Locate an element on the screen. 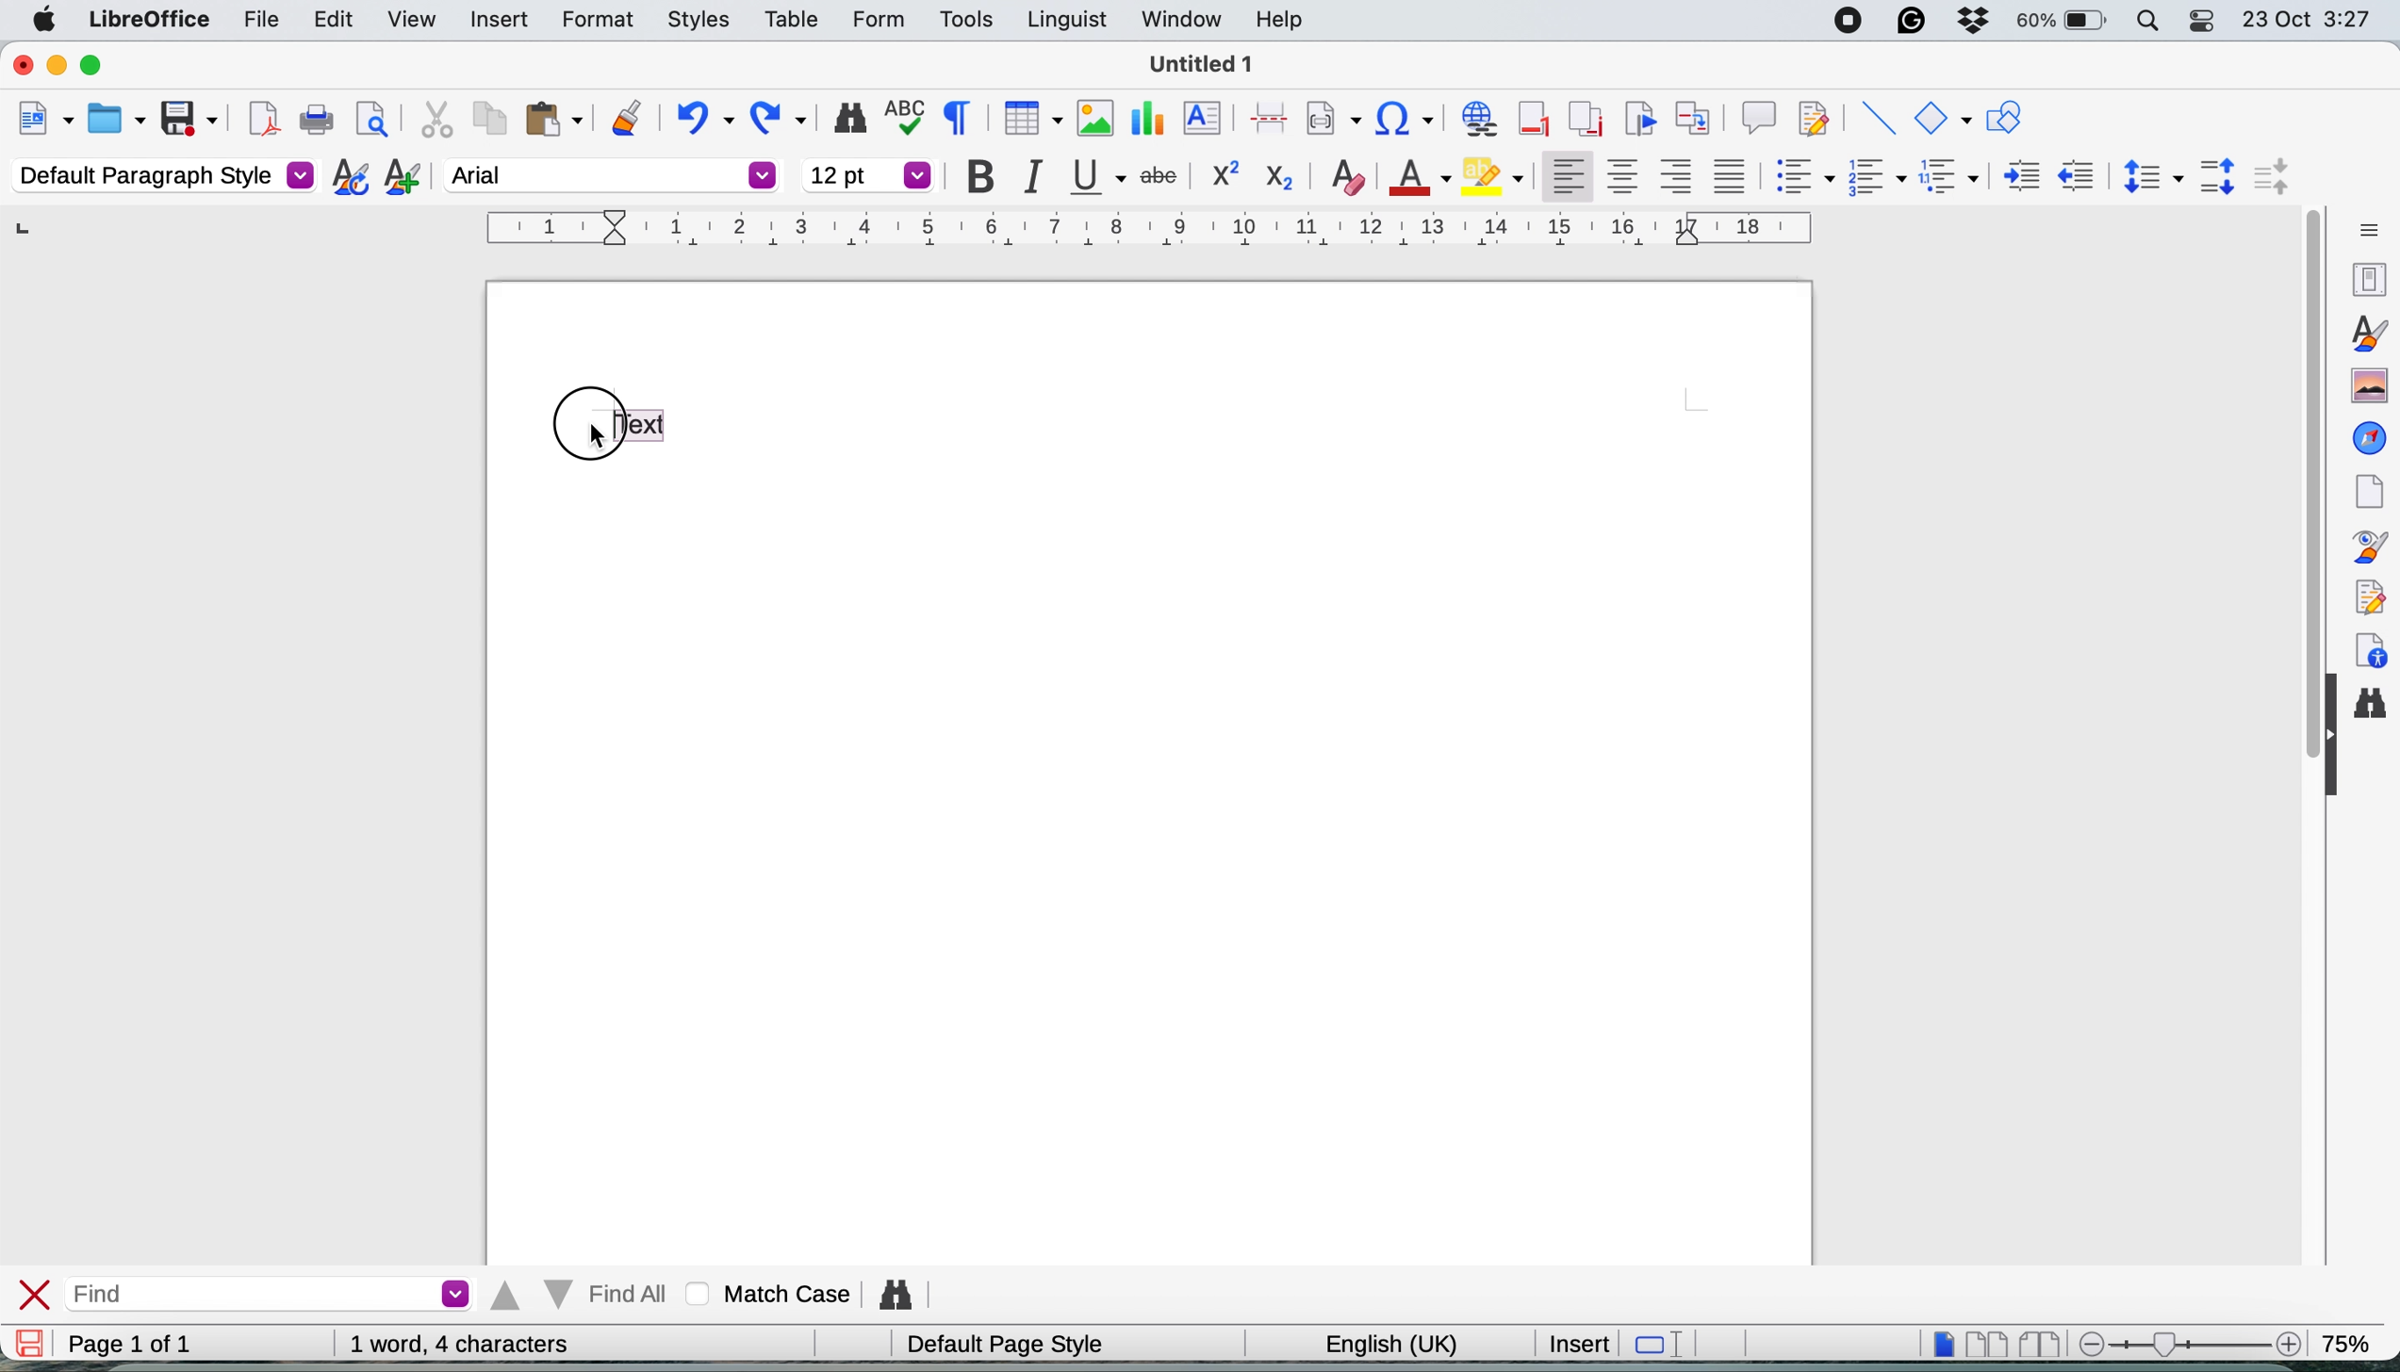 This screenshot has height=1372, width=2400. insert is located at coordinates (493, 16).